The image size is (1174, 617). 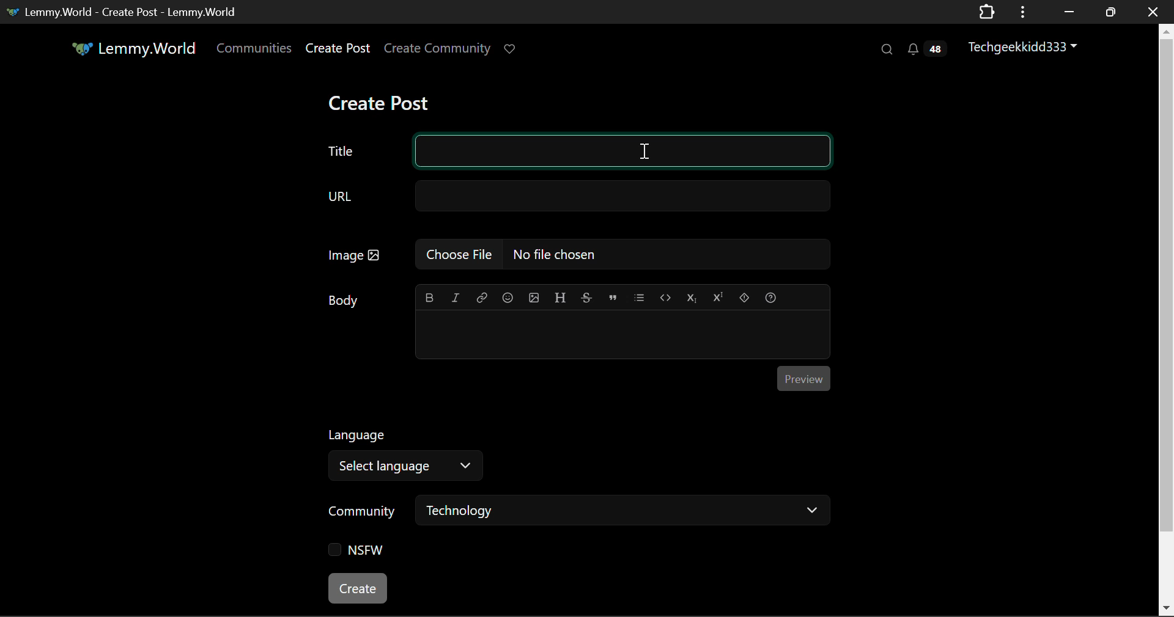 What do you see at coordinates (716, 295) in the screenshot?
I see `superscript` at bounding box center [716, 295].